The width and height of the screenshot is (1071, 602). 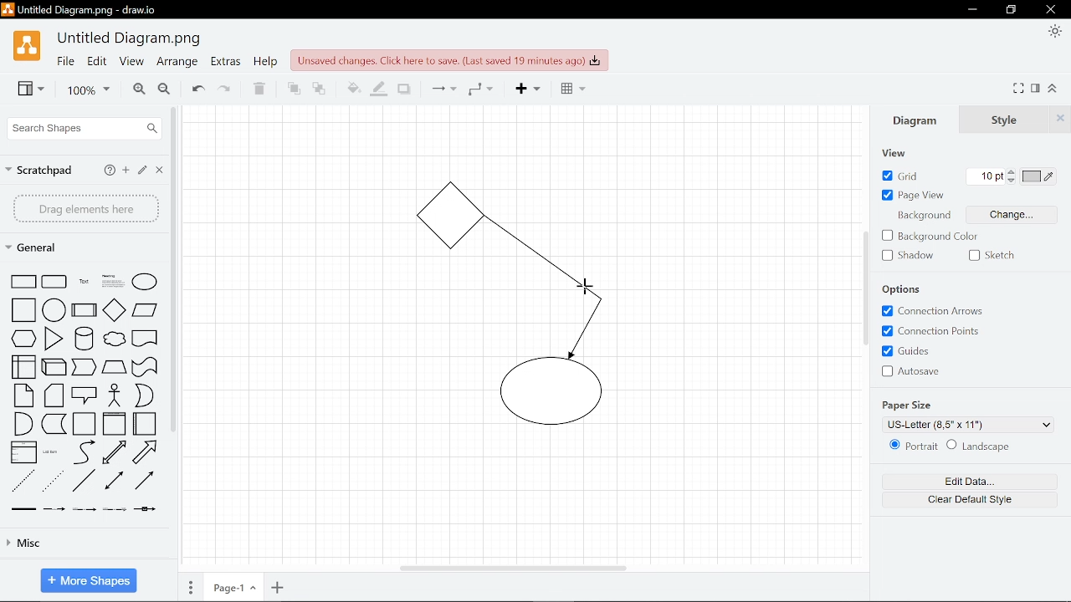 I want to click on Diagram, so click(x=914, y=120).